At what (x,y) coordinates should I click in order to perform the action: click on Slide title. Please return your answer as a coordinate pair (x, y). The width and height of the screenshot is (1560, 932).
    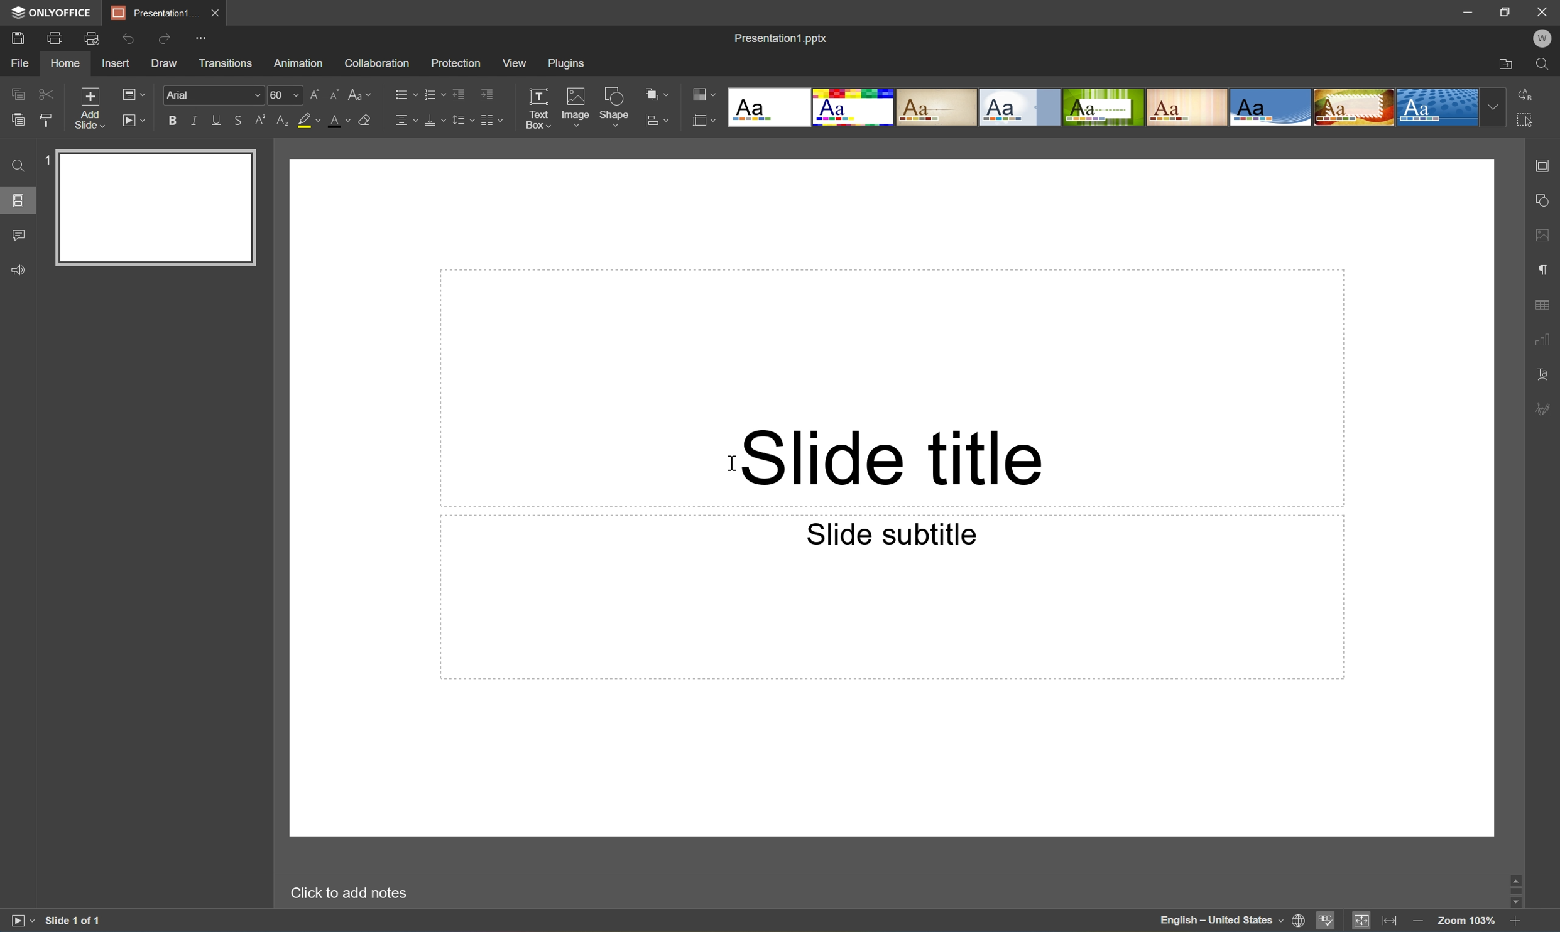
    Looking at the image, I should click on (887, 457).